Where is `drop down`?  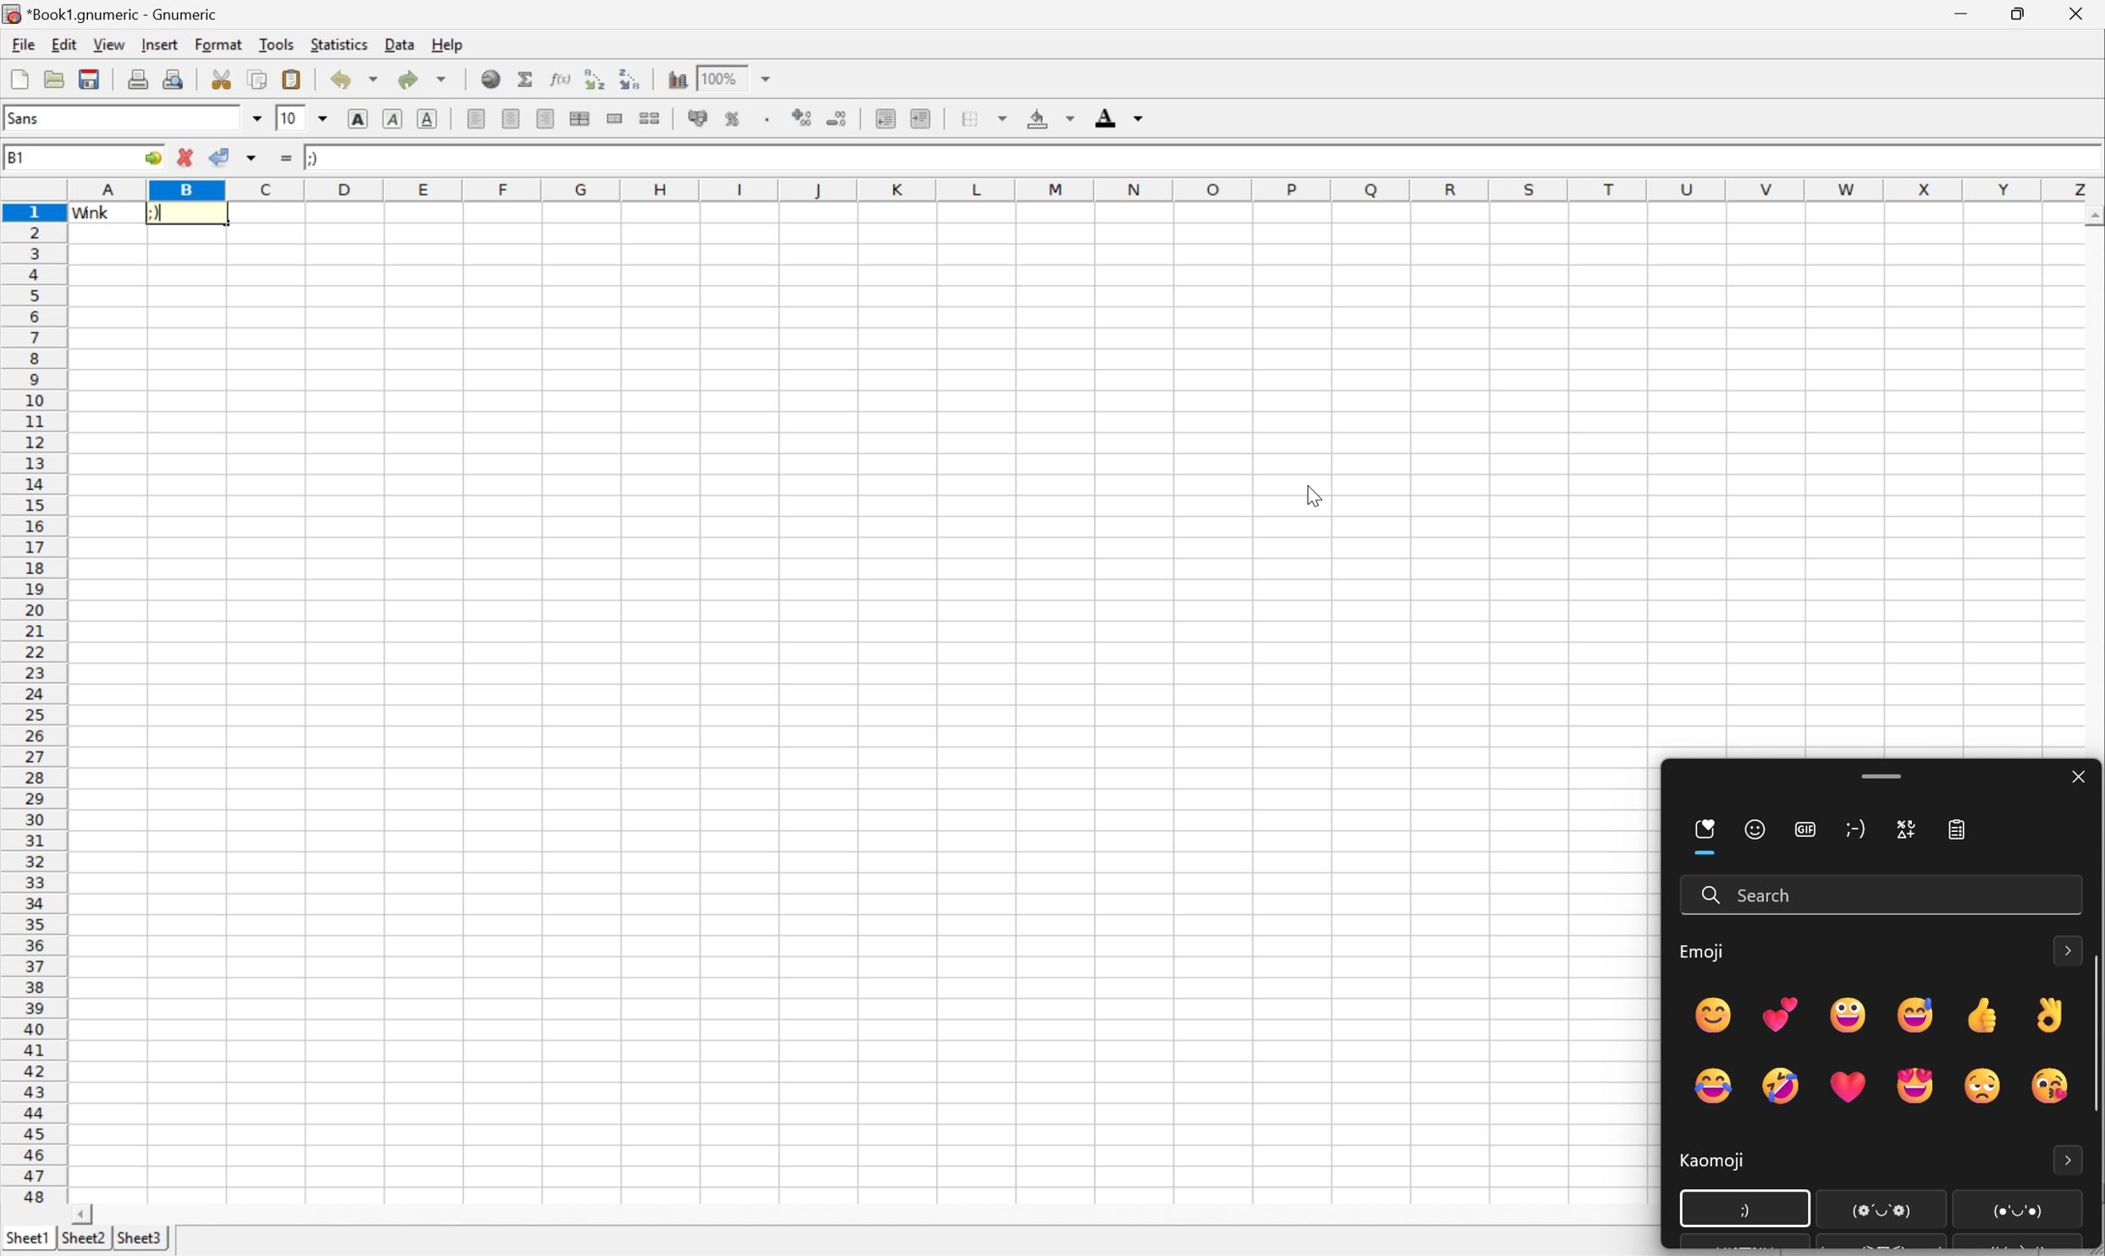
drop down is located at coordinates (769, 78).